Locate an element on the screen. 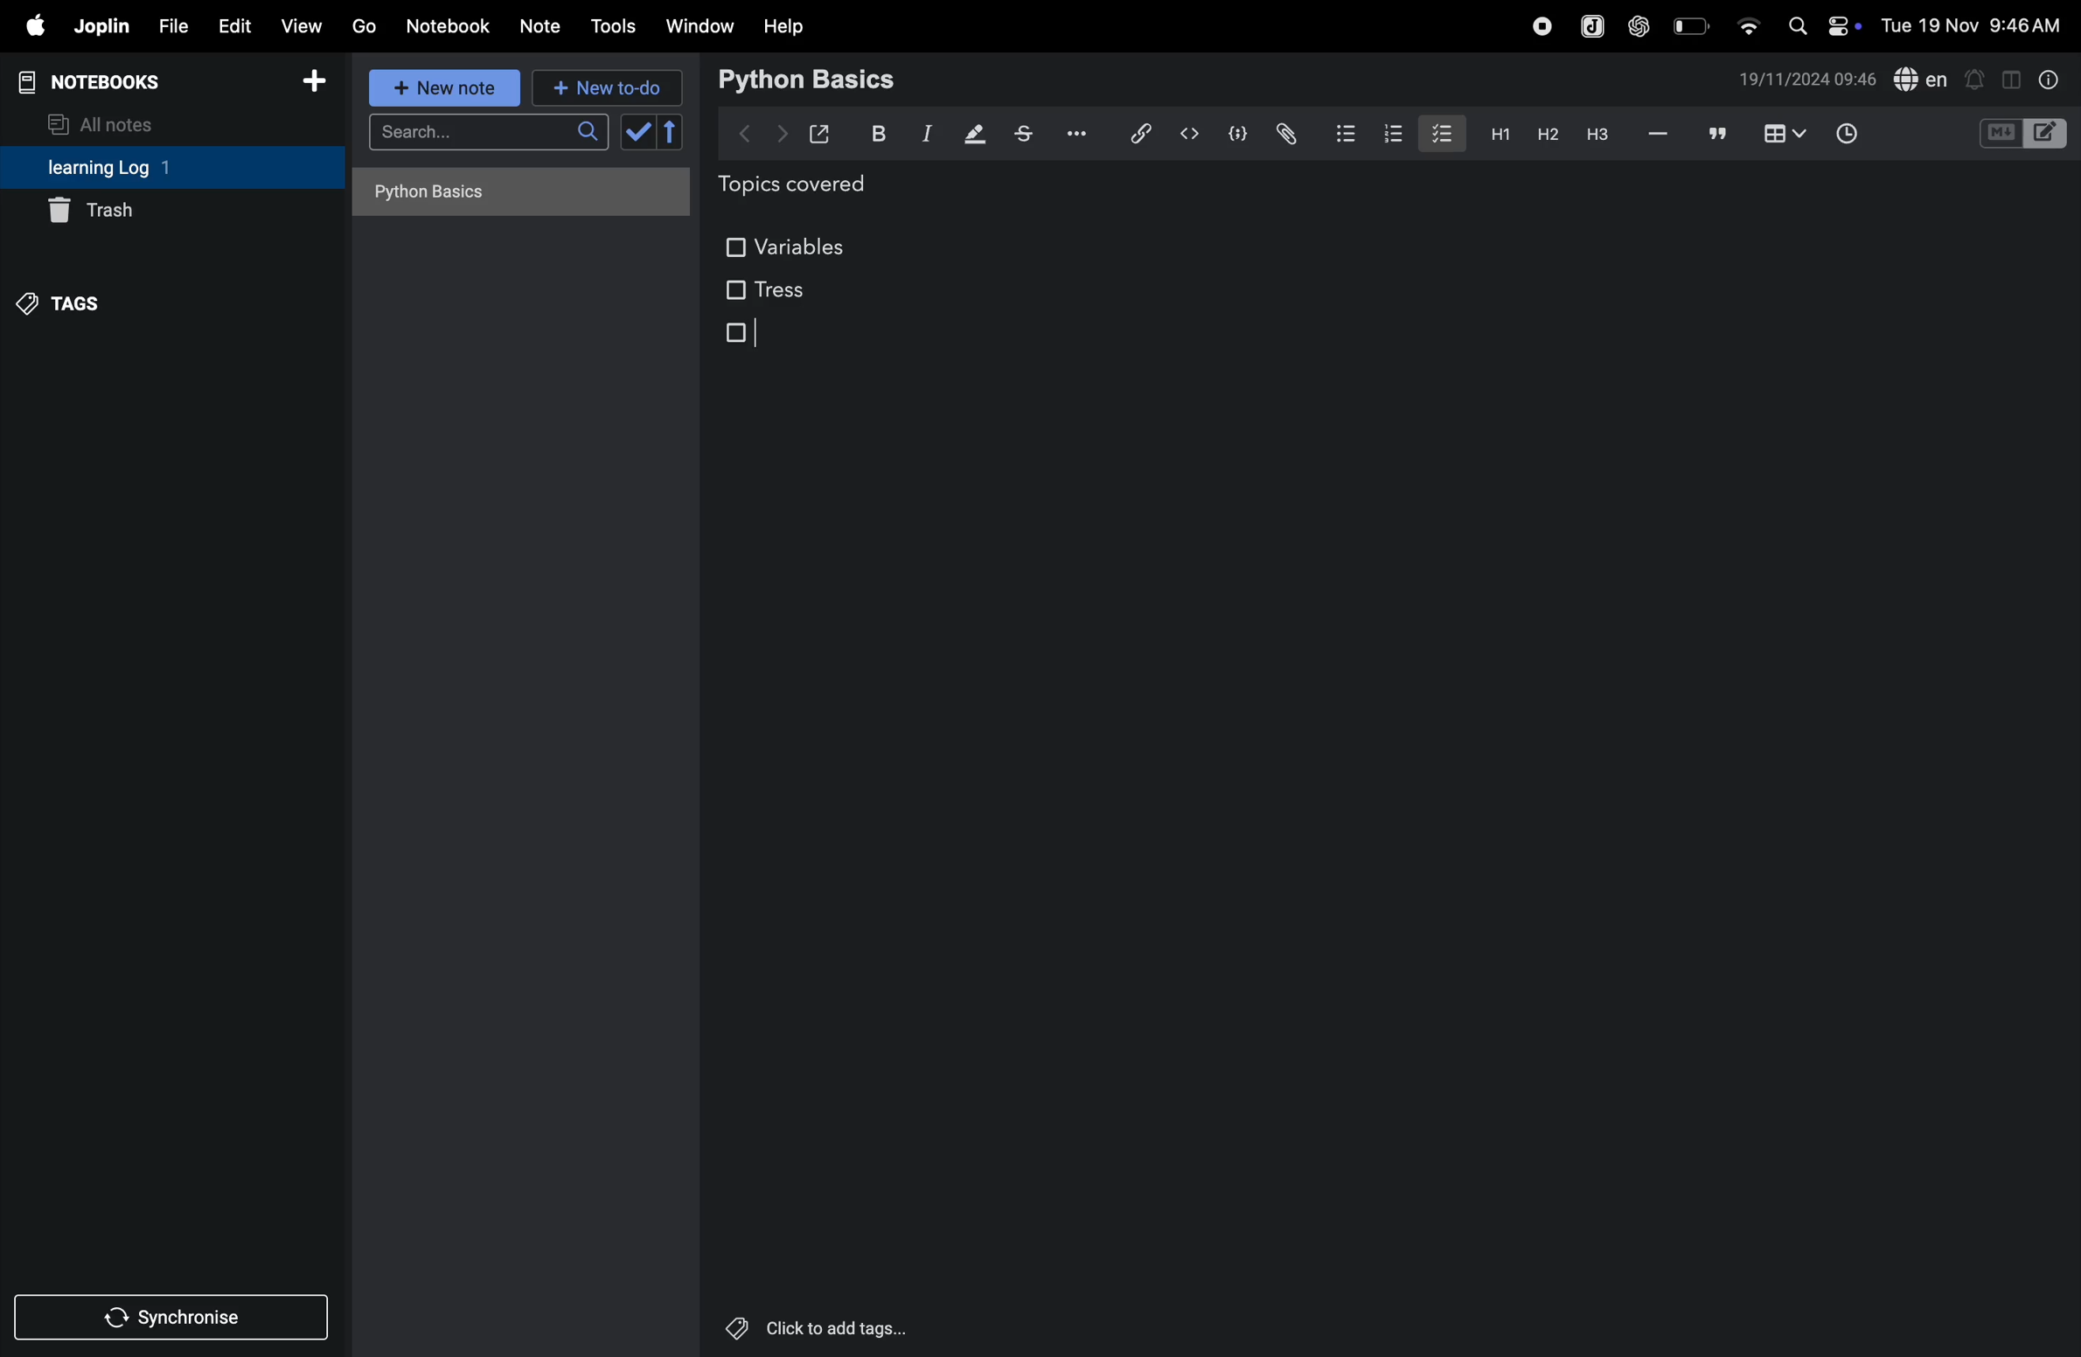 Image resolution: width=2081 pixels, height=1357 pixels. date and time is located at coordinates (1976, 24).